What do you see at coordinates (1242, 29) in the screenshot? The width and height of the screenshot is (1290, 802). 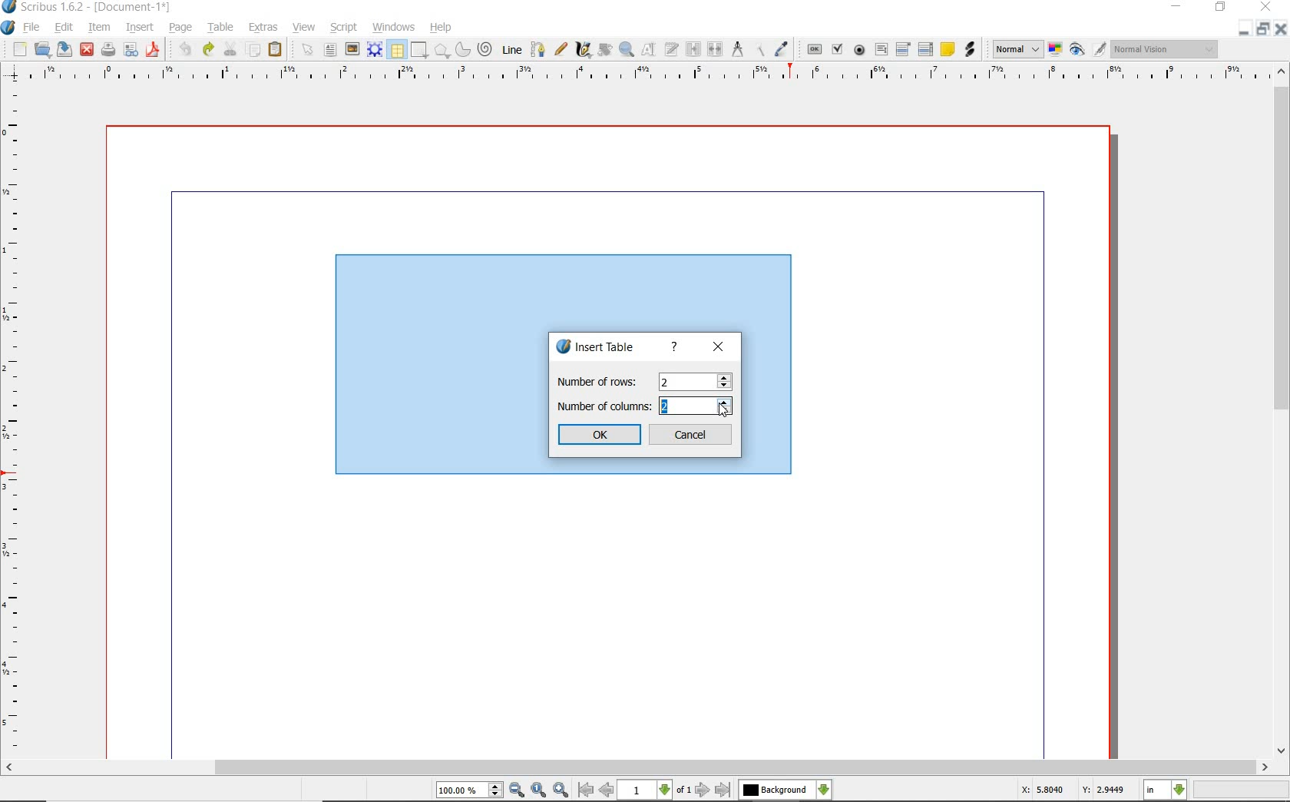 I see `minimize` at bounding box center [1242, 29].